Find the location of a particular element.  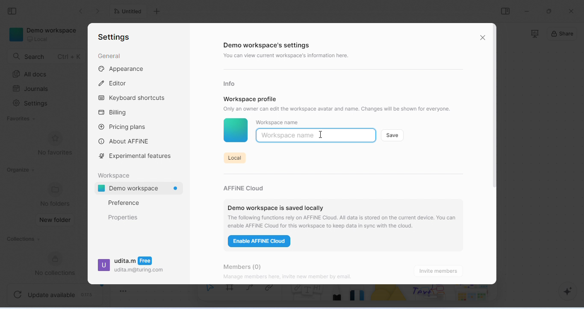

cursor is located at coordinates (321, 134).